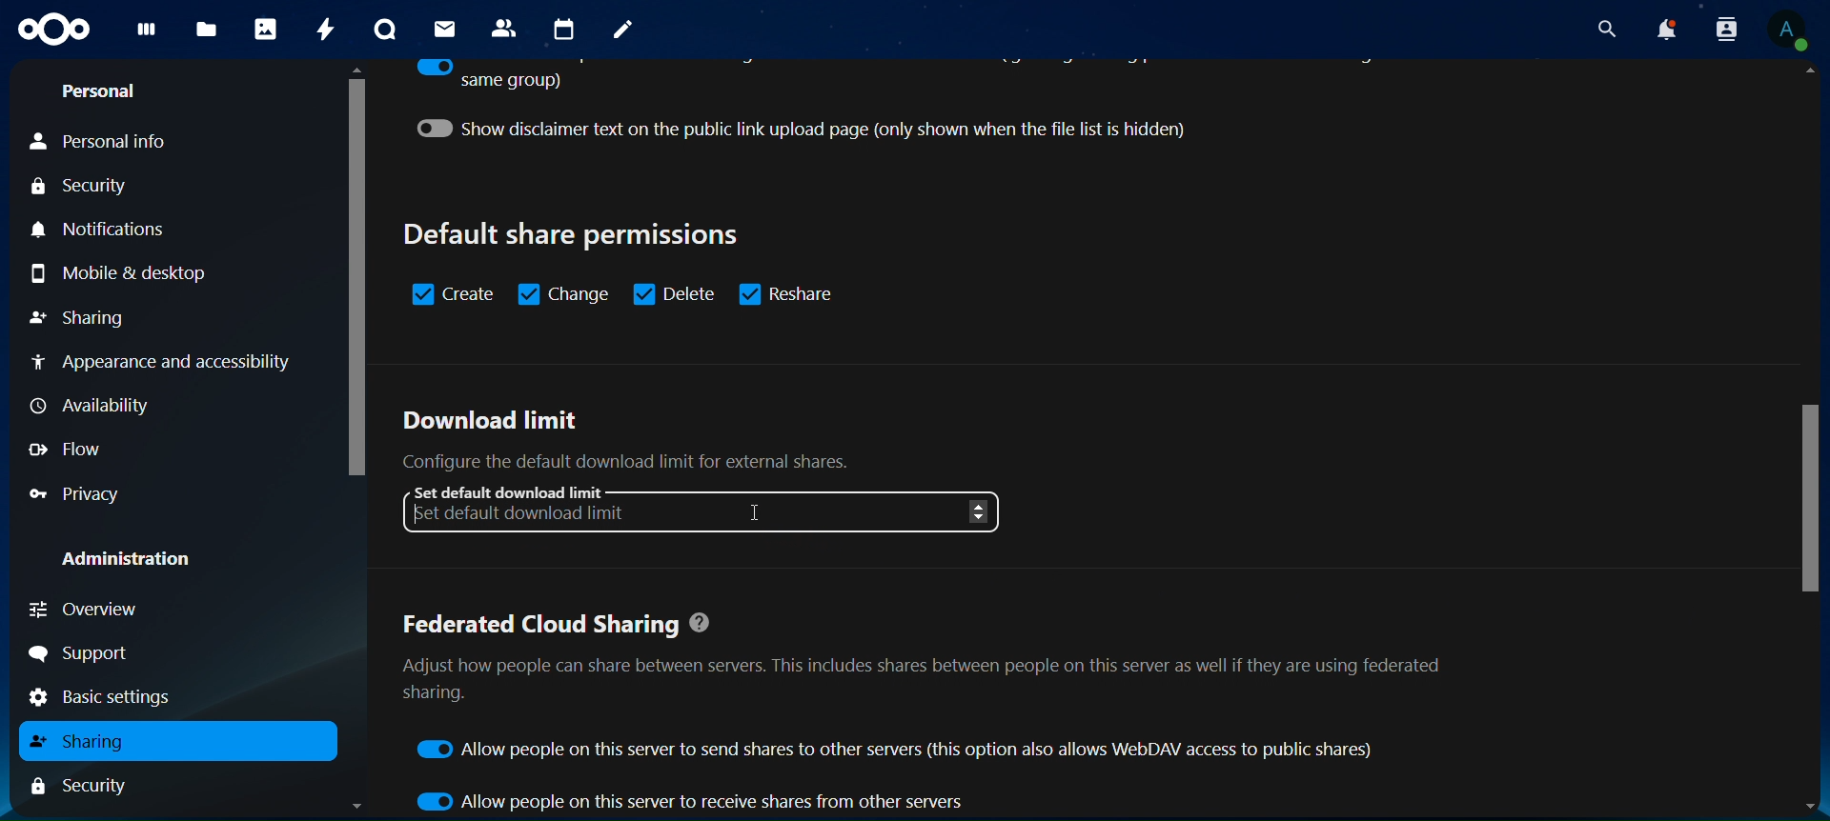  What do you see at coordinates (454, 294) in the screenshot?
I see `sreate ` at bounding box center [454, 294].